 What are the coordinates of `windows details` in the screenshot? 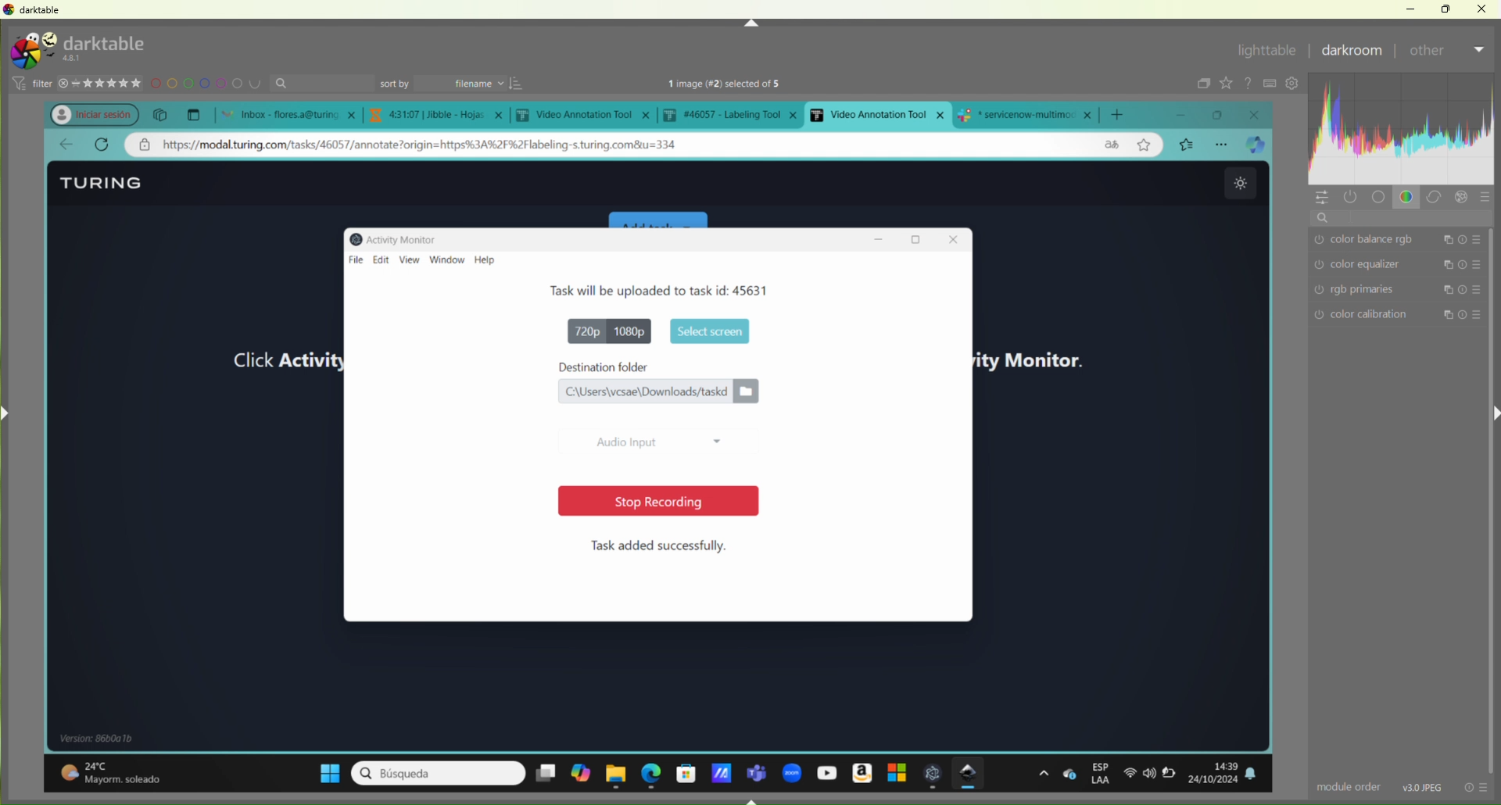 It's located at (104, 738).